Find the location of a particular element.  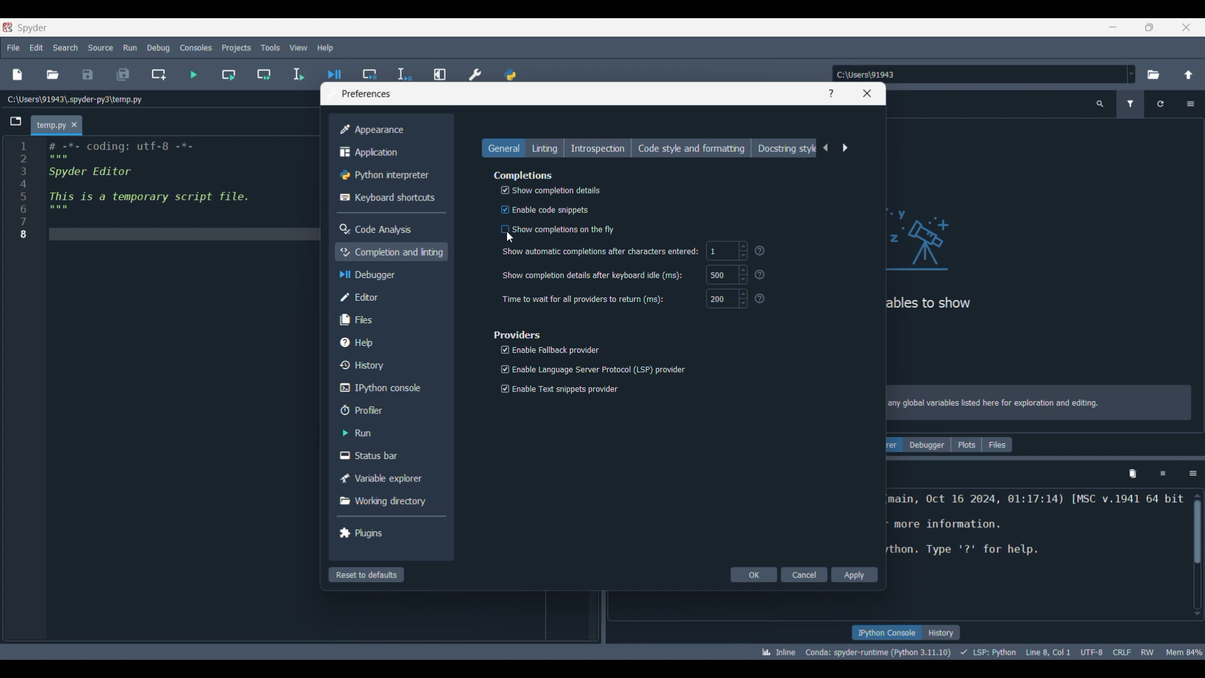

Editor is located at coordinates (390, 297).